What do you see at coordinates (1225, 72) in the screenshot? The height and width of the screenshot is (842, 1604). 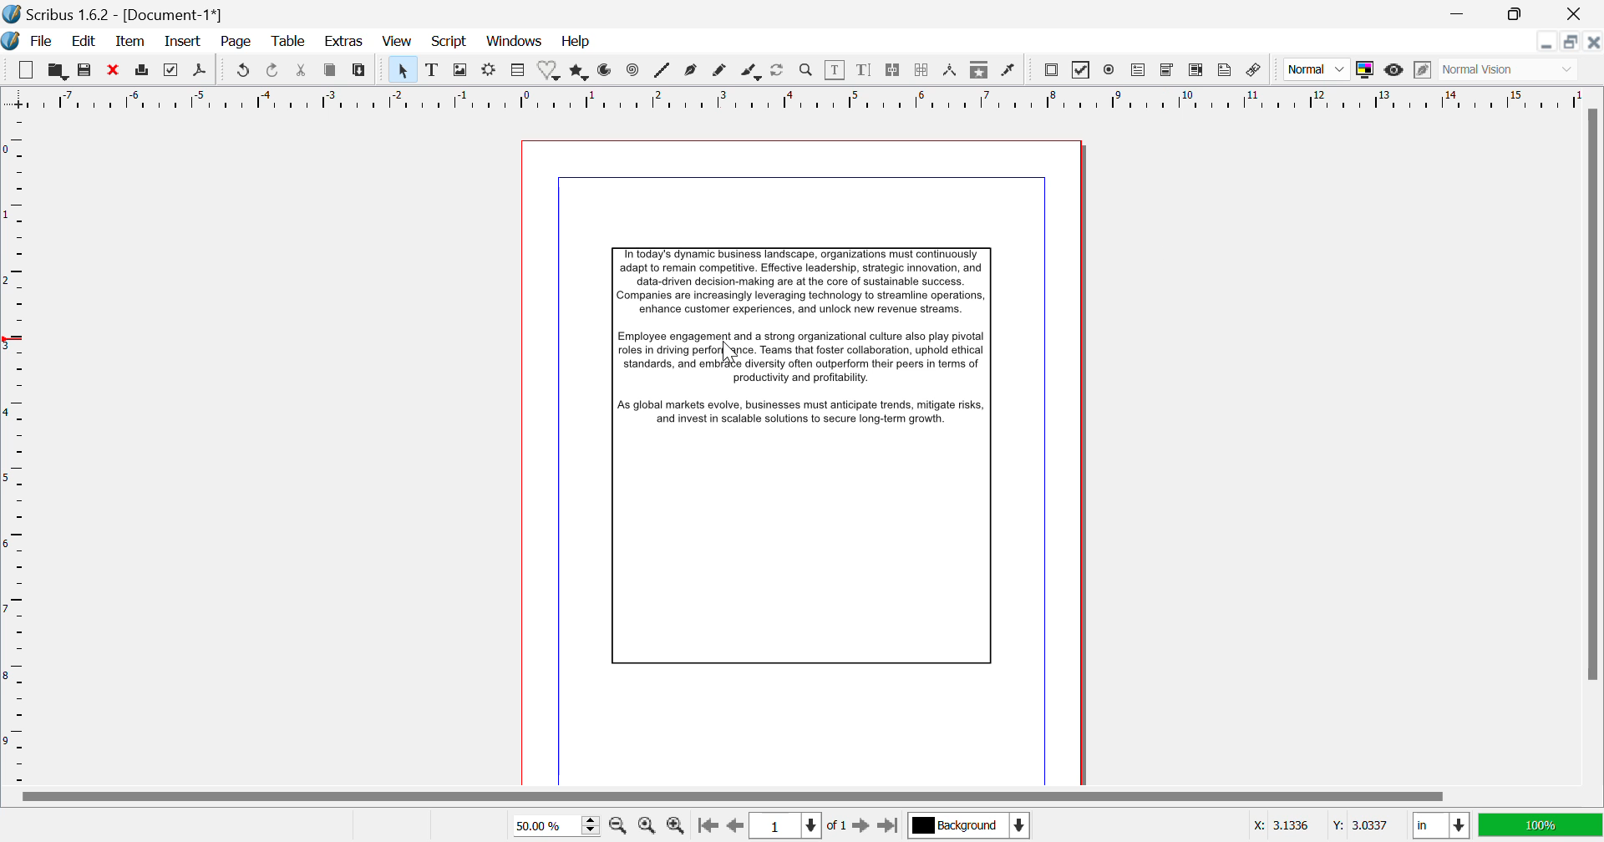 I see `Text Annotation` at bounding box center [1225, 72].